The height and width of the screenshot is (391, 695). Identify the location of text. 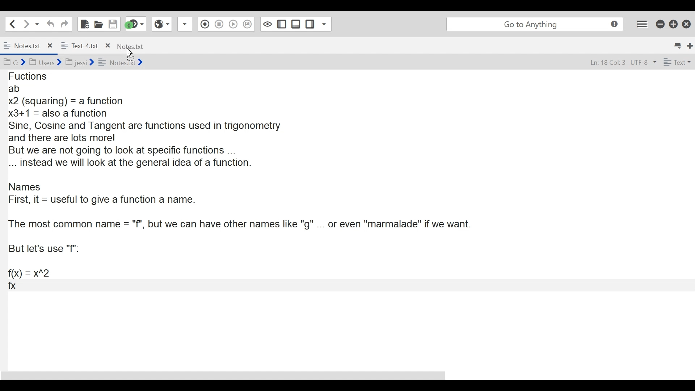
(676, 62).